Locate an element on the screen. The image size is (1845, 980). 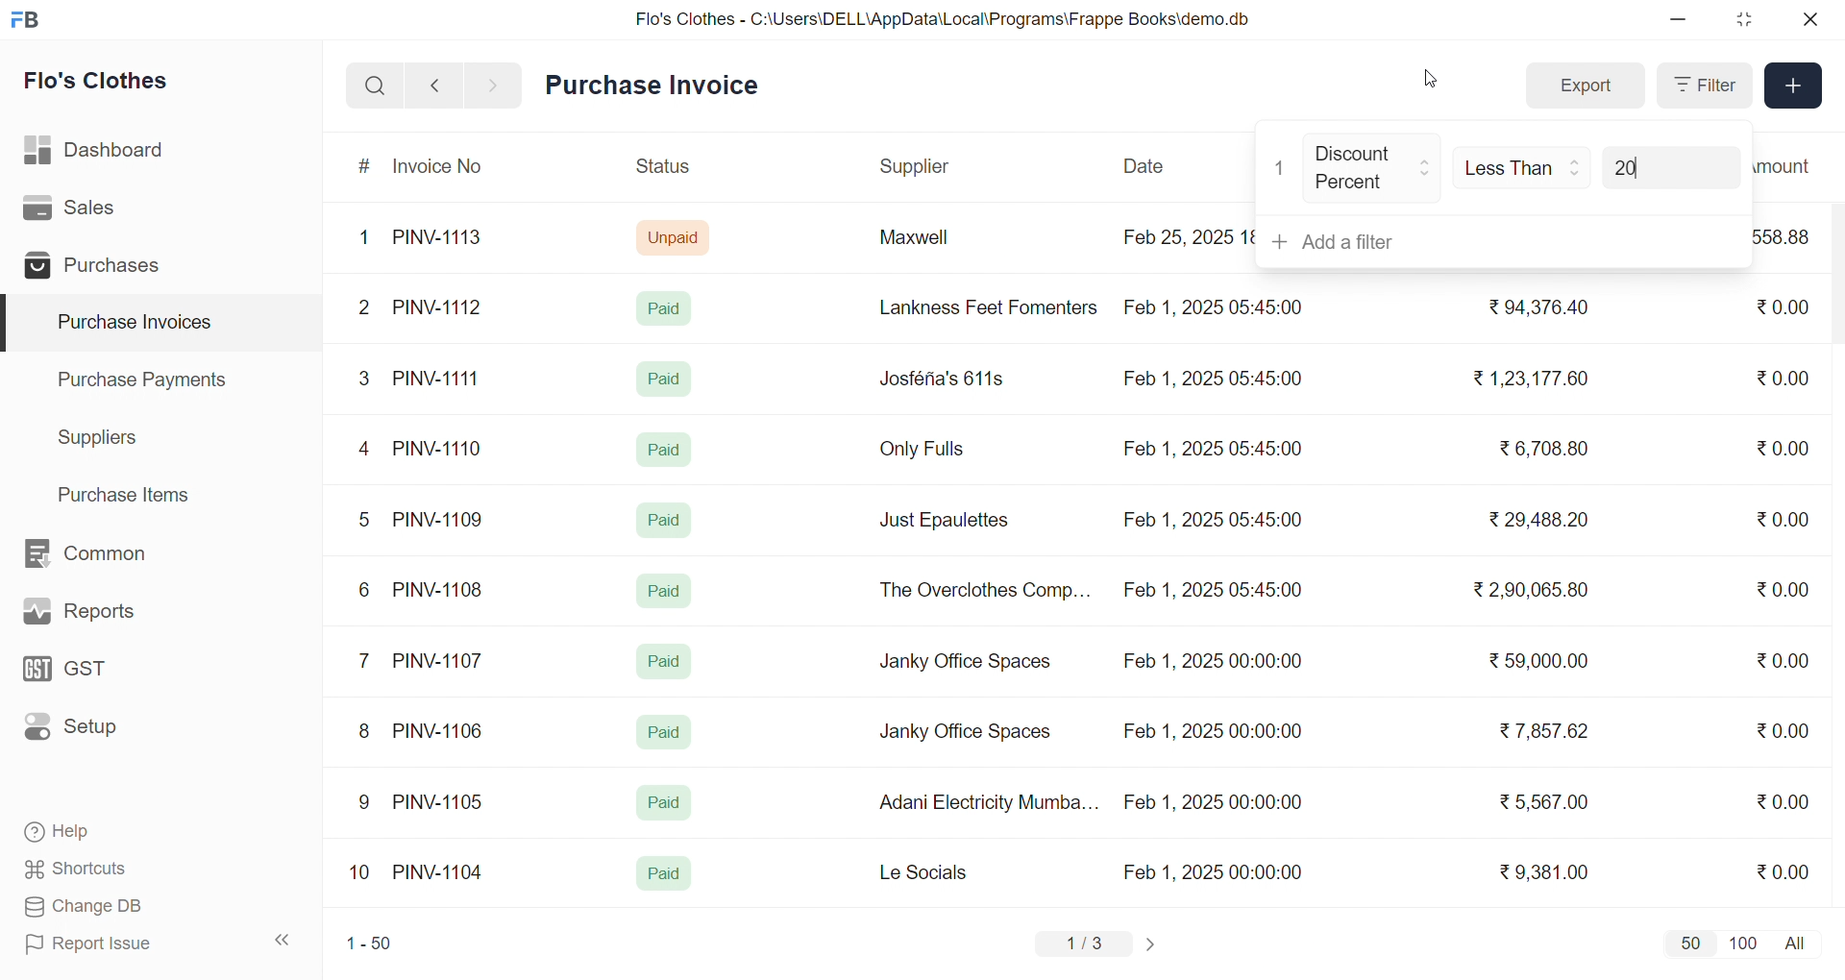
Feb 1, 2025 05:45:00 is located at coordinates (1212, 520).